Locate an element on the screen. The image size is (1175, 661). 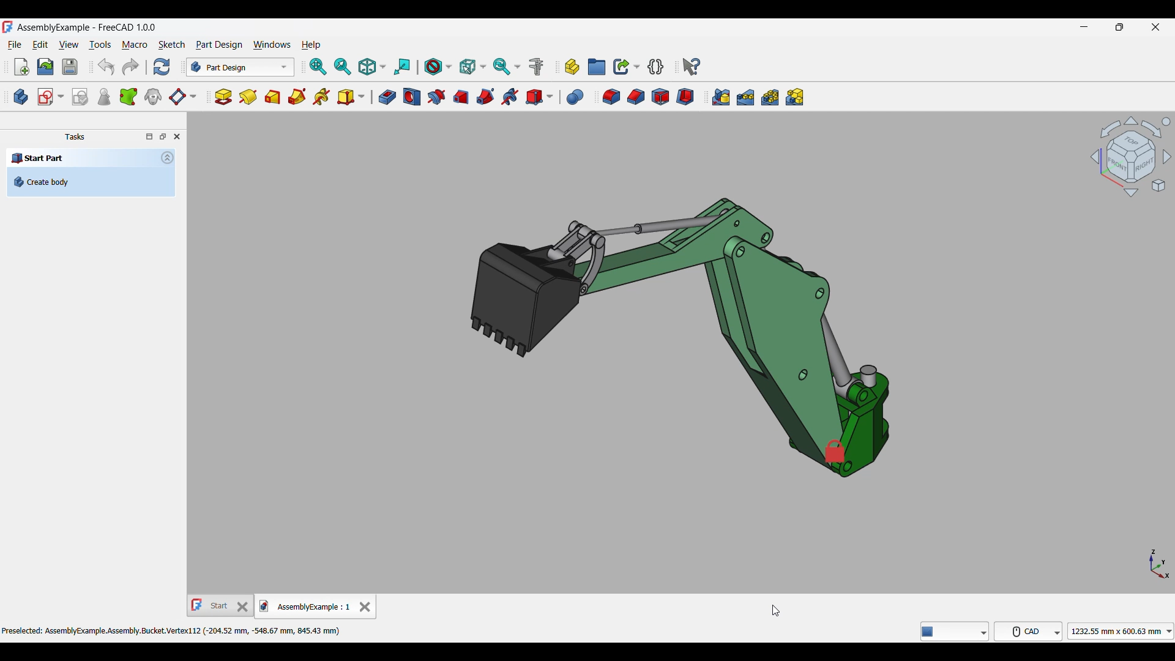
Create a variable set is located at coordinates (656, 67).